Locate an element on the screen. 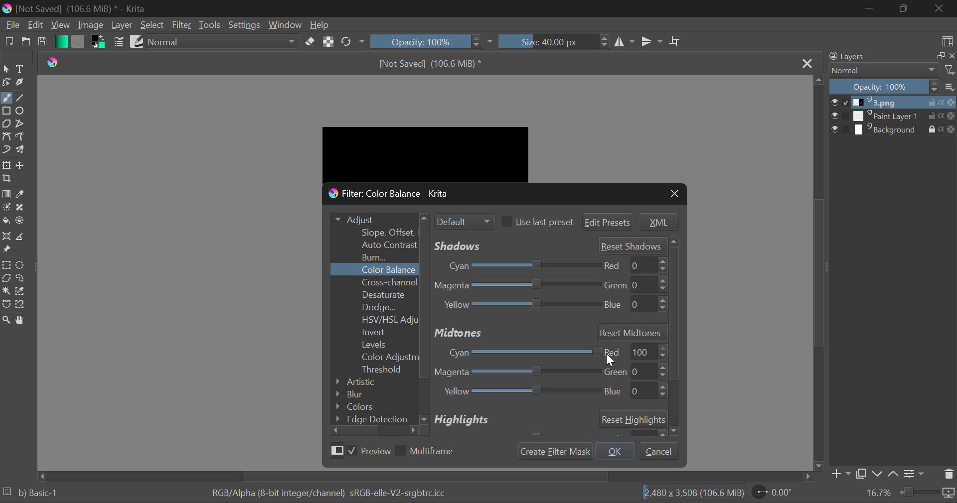  Image is located at coordinates (89, 25).